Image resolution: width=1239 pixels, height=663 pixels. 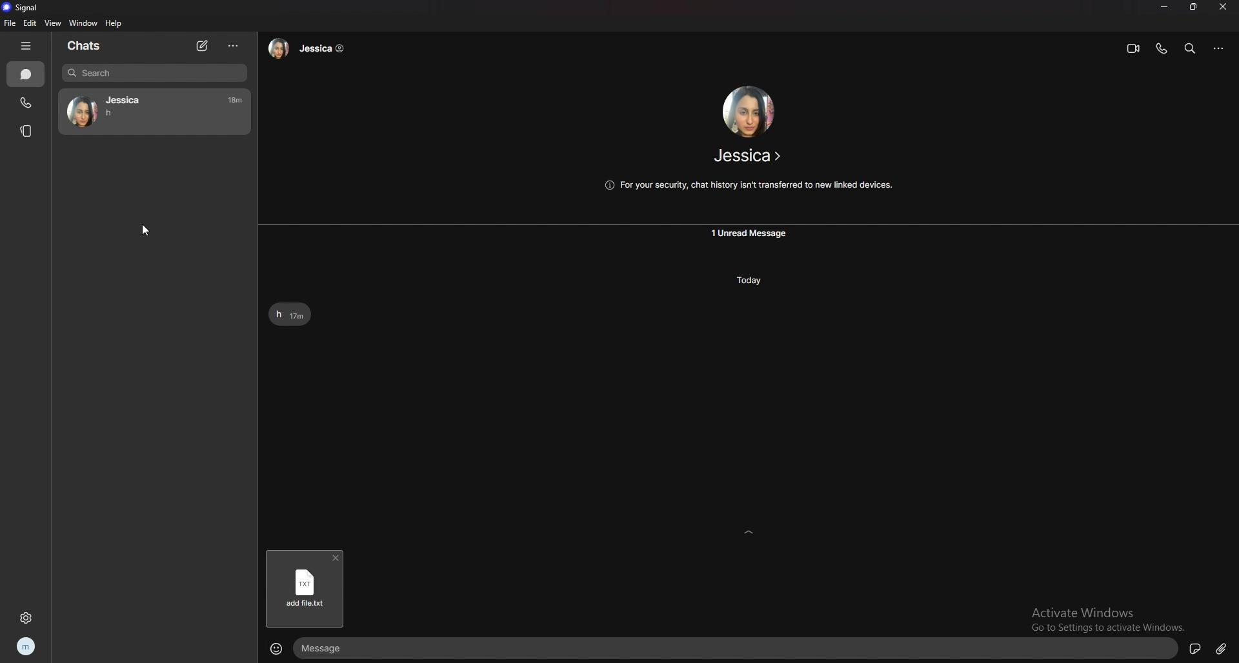 What do you see at coordinates (26, 46) in the screenshot?
I see `hide tab` at bounding box center [26, 46].